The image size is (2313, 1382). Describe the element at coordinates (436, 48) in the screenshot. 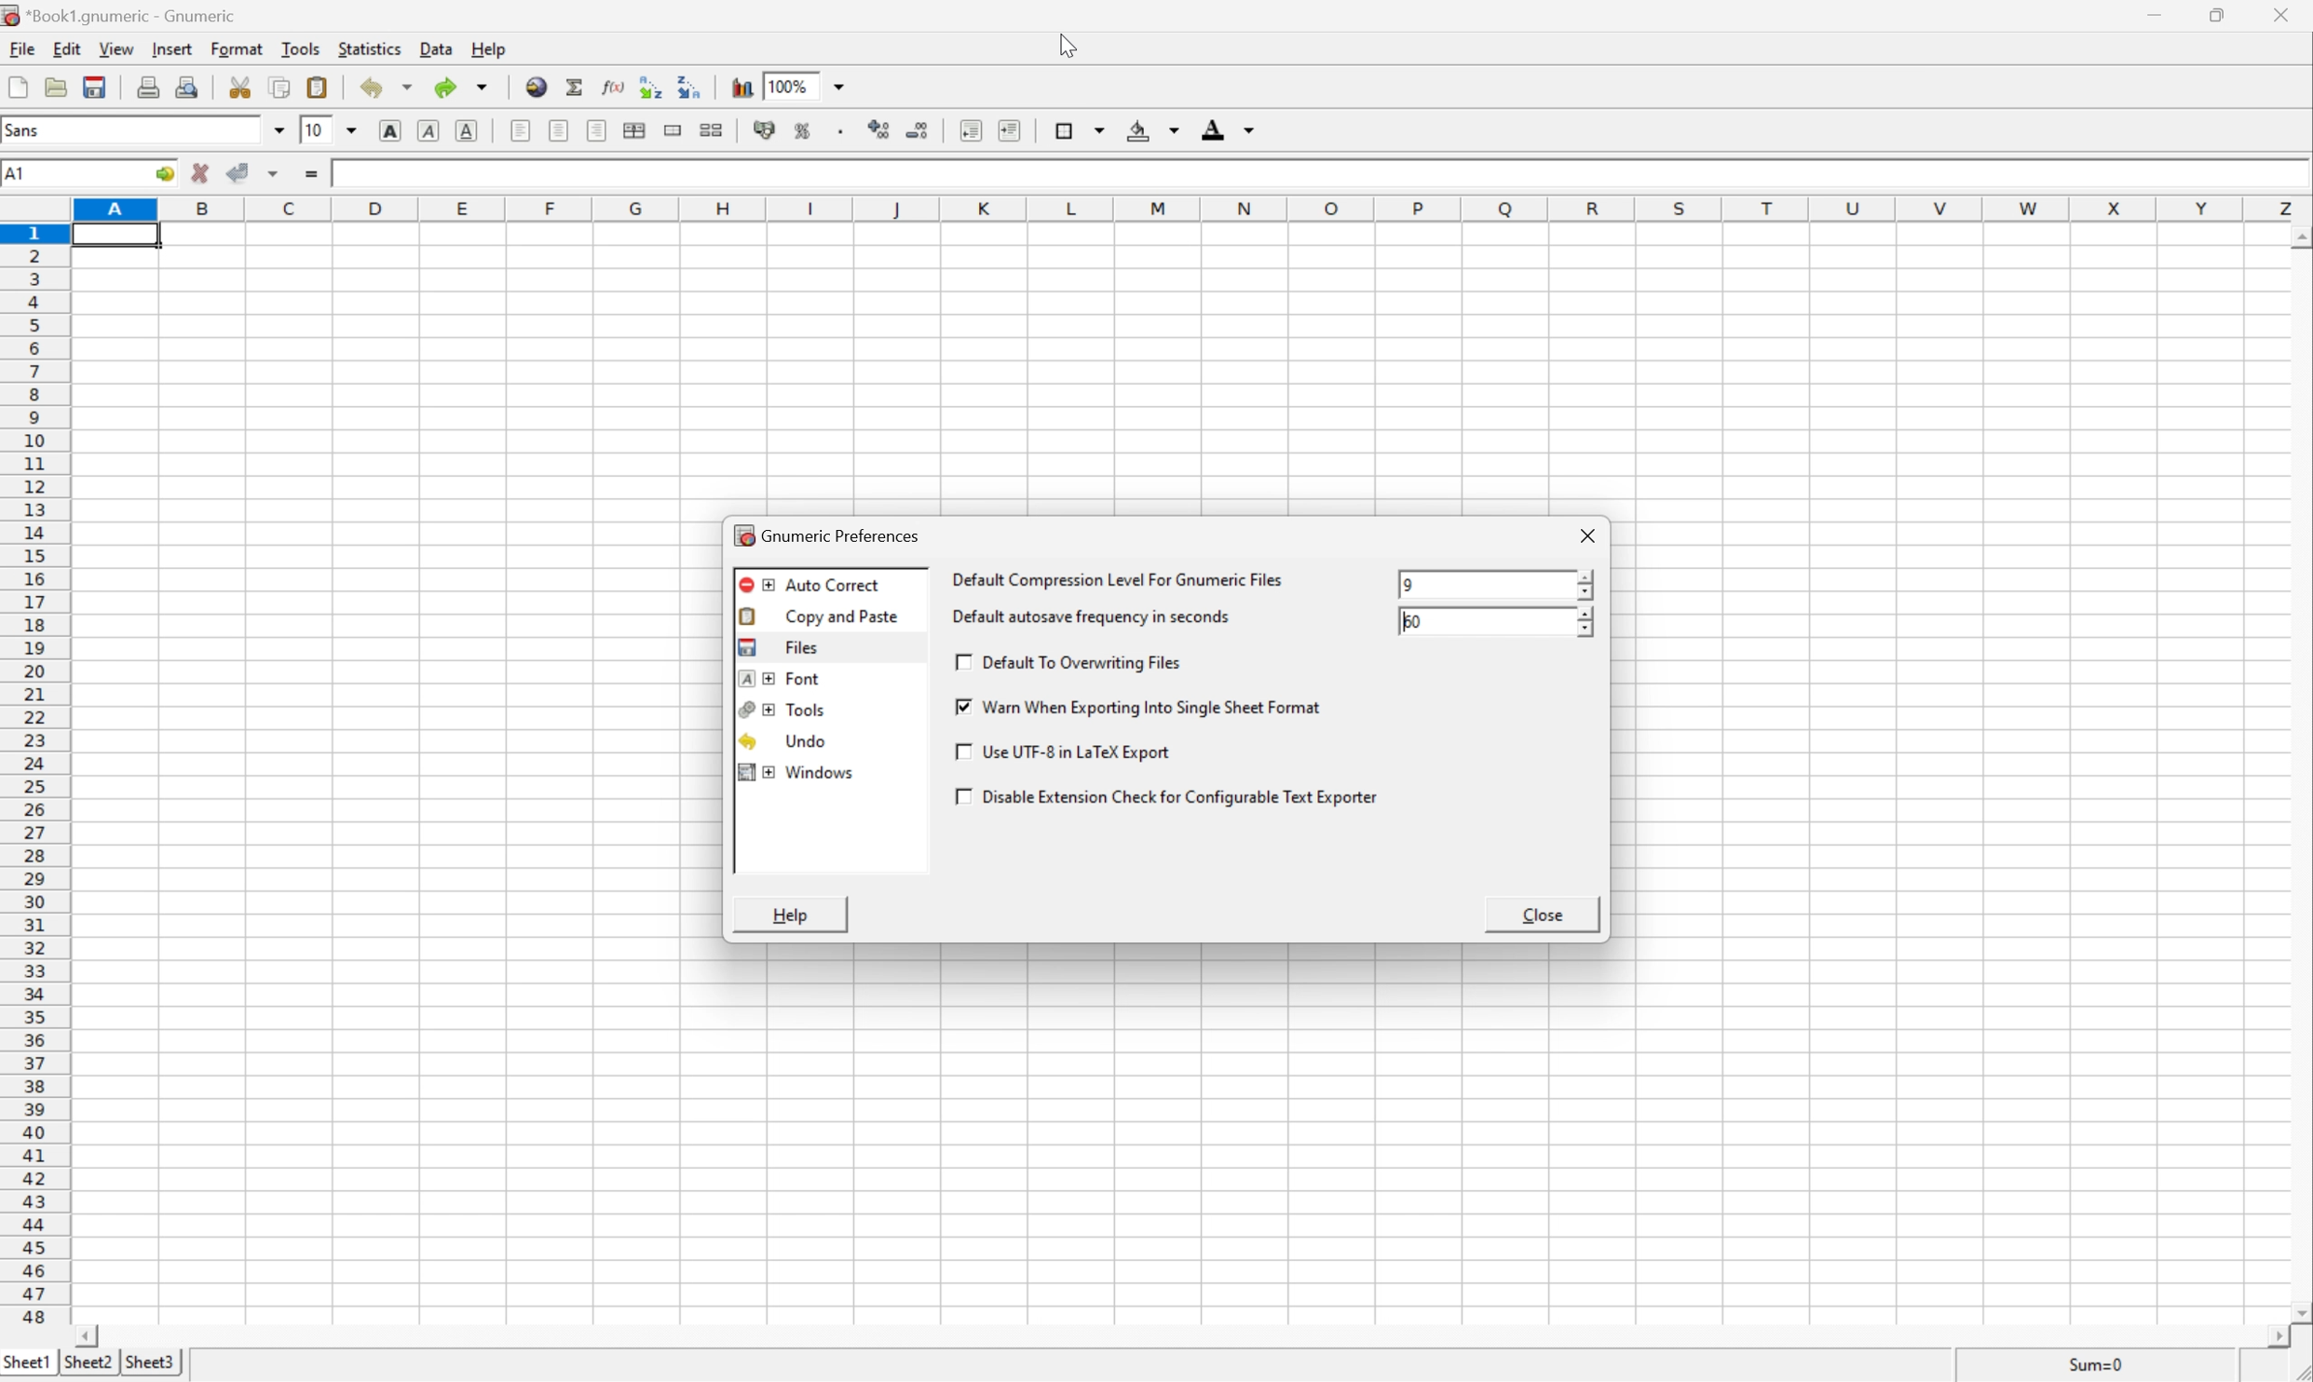

I see `data` at that location.